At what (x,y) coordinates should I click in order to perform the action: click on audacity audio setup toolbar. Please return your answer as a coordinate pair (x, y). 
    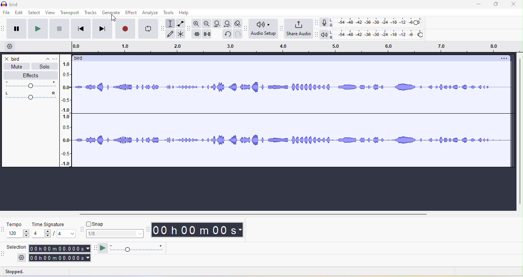
    Looking at the image, I should click on (245, 28).